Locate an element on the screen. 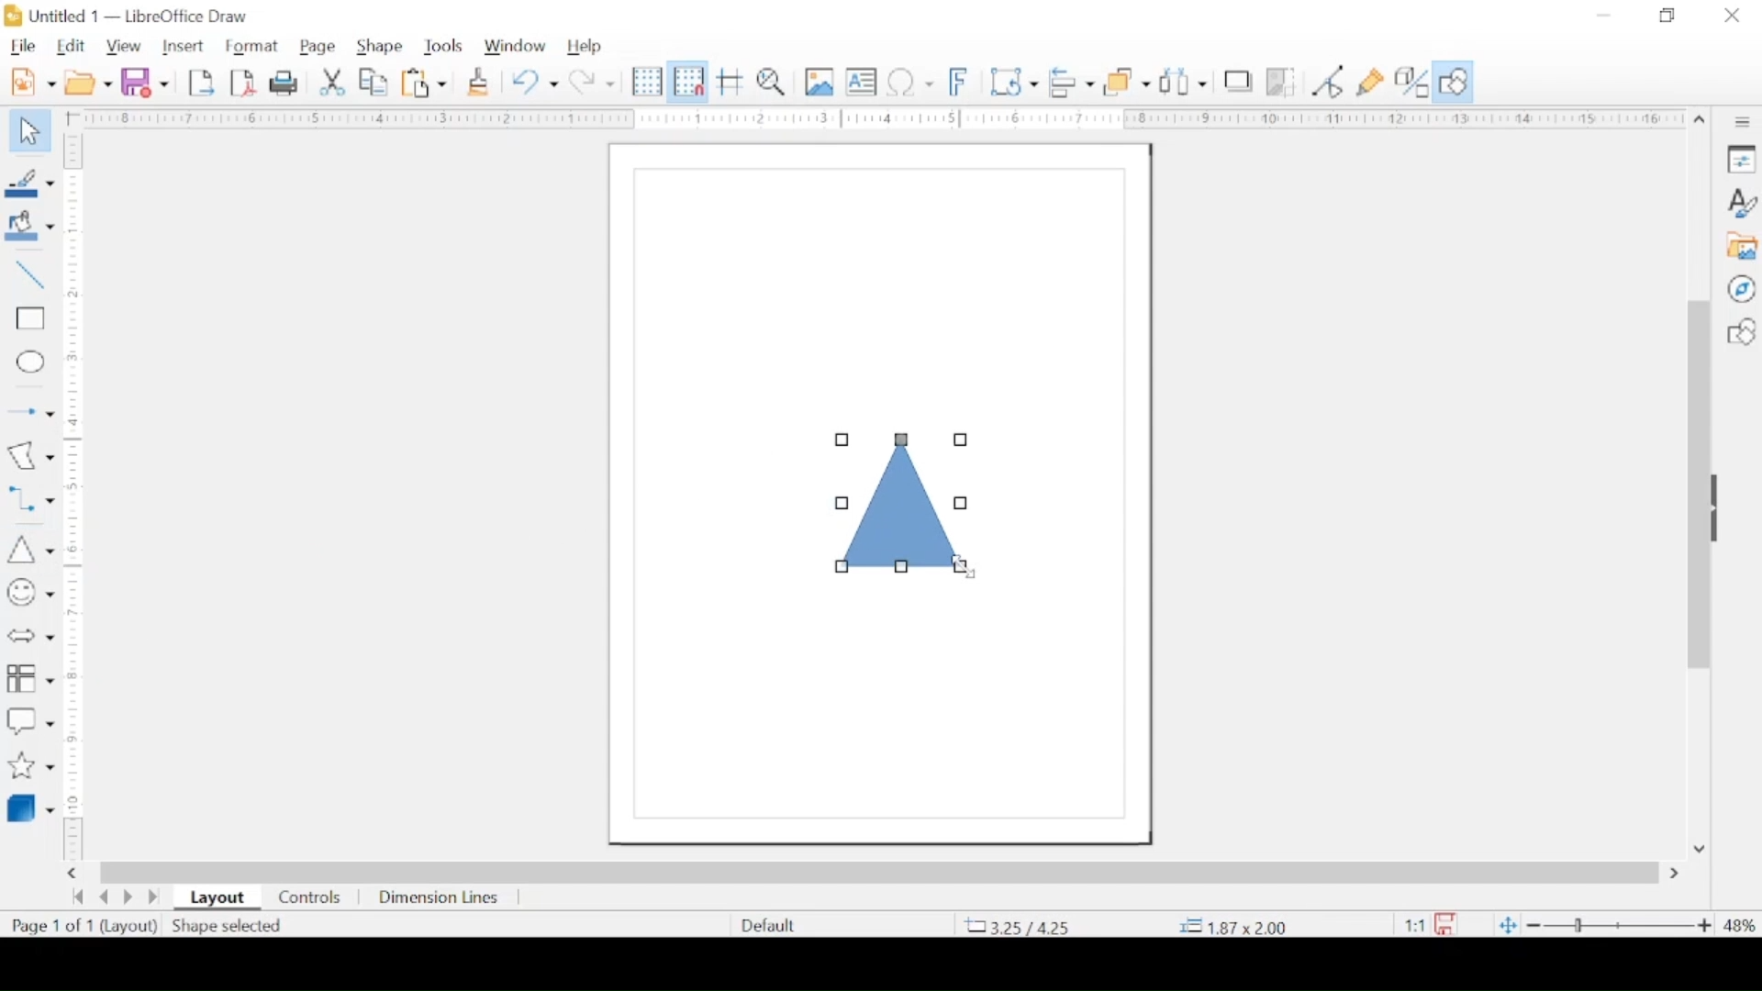 Image resolution: width=1762 pixels, height=991 pixels. undo is located at coordinates (535, 83).